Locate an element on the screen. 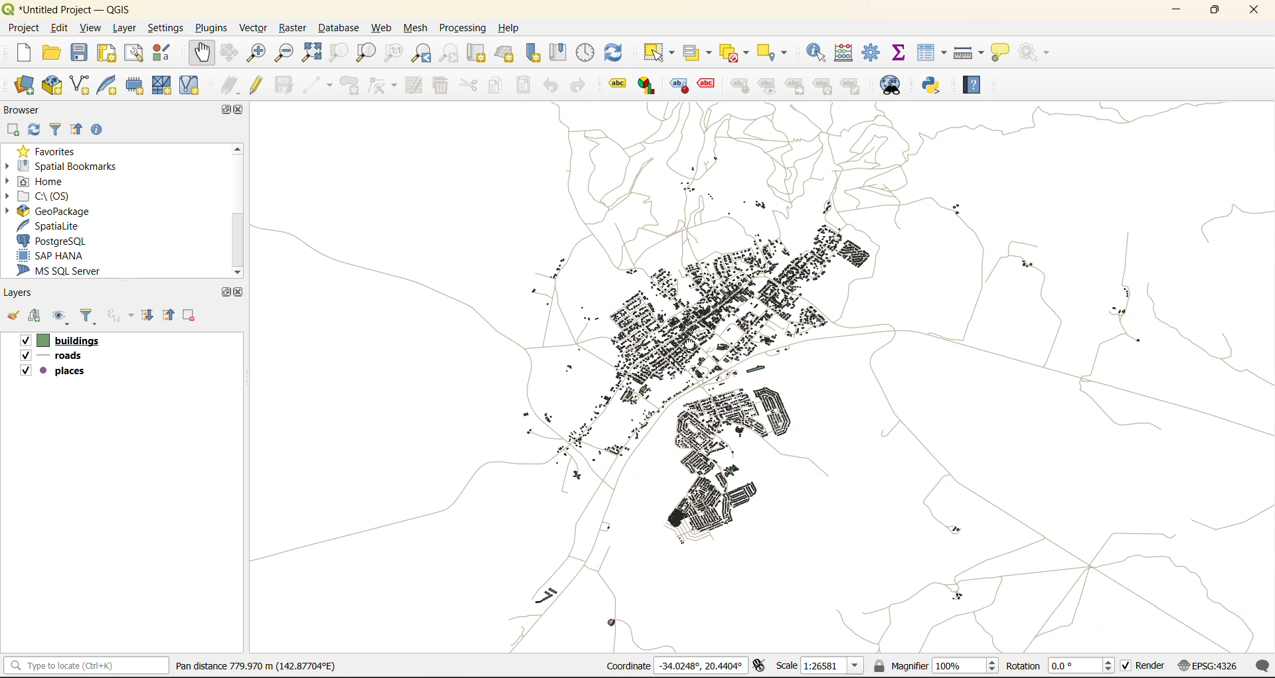  zoom selection is located at coordinates (342, 54).